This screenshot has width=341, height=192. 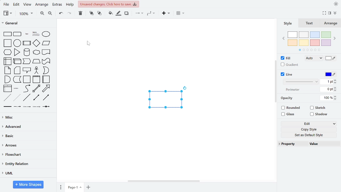 I want to click on sketch, so click(x=318, y=108).